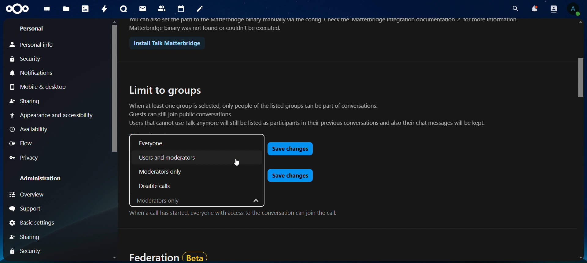 The width and height of the screenshot is (587, 263). What do you see at coordinates (581, 142) in the screenshot?
I see `scroll bar` at bounding box center [581, 142].